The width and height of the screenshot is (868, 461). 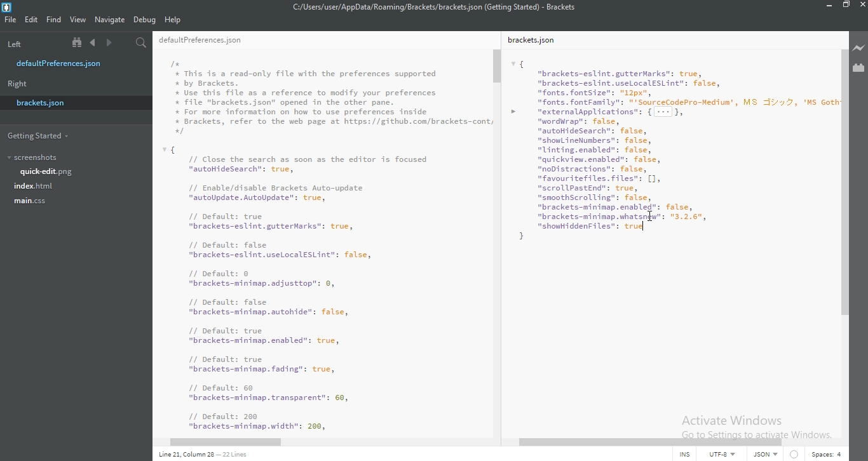 What do you see at coordinates (8, 6) in the screenshot?
I see `Logo` at bounding box center [8, 6].